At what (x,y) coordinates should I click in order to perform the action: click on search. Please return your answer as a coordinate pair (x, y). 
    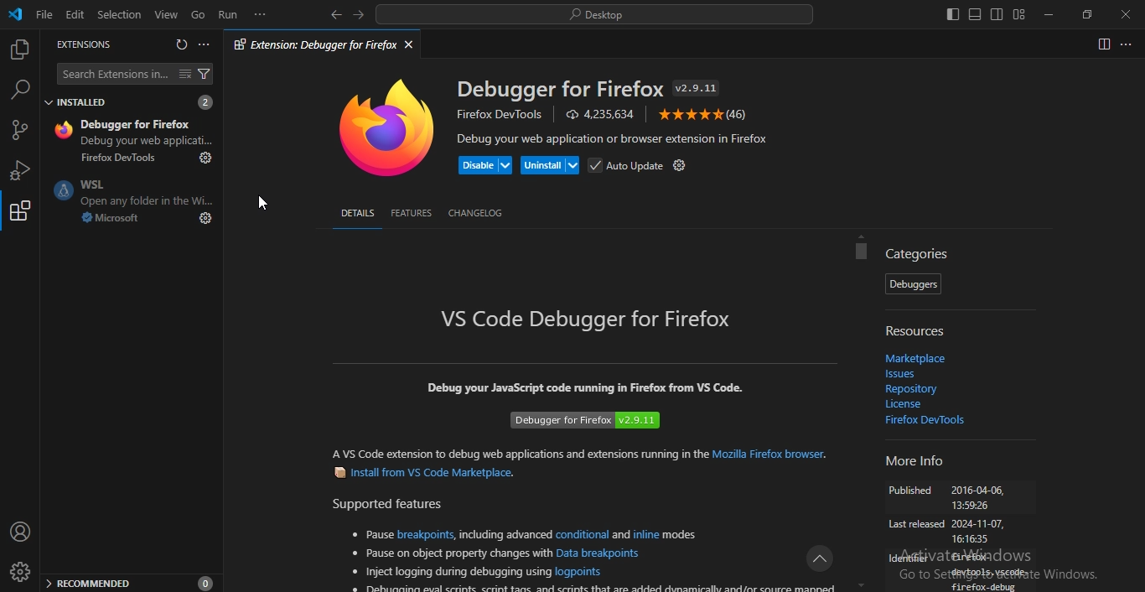
    Looking at the image, I should click on (115, 74).